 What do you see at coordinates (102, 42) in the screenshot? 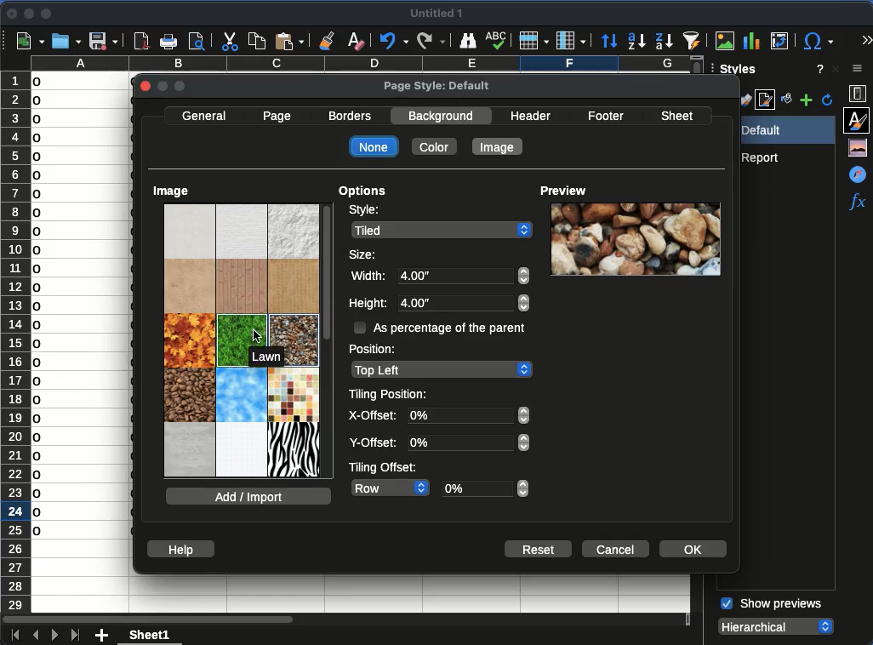
I see `save` at bounding box center [102, 42].